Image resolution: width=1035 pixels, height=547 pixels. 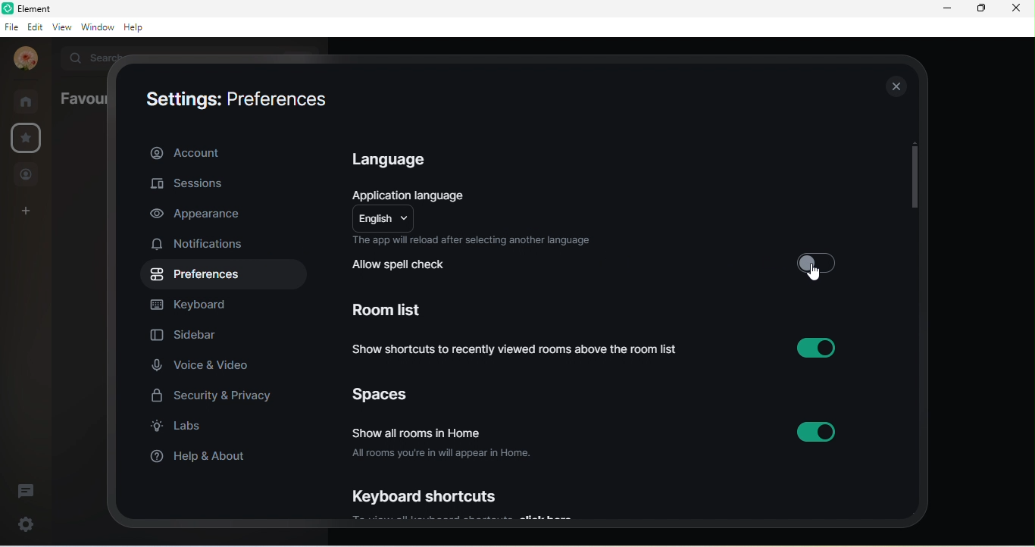 I want to click on show all rooms in home, so click(x=602, y=430).